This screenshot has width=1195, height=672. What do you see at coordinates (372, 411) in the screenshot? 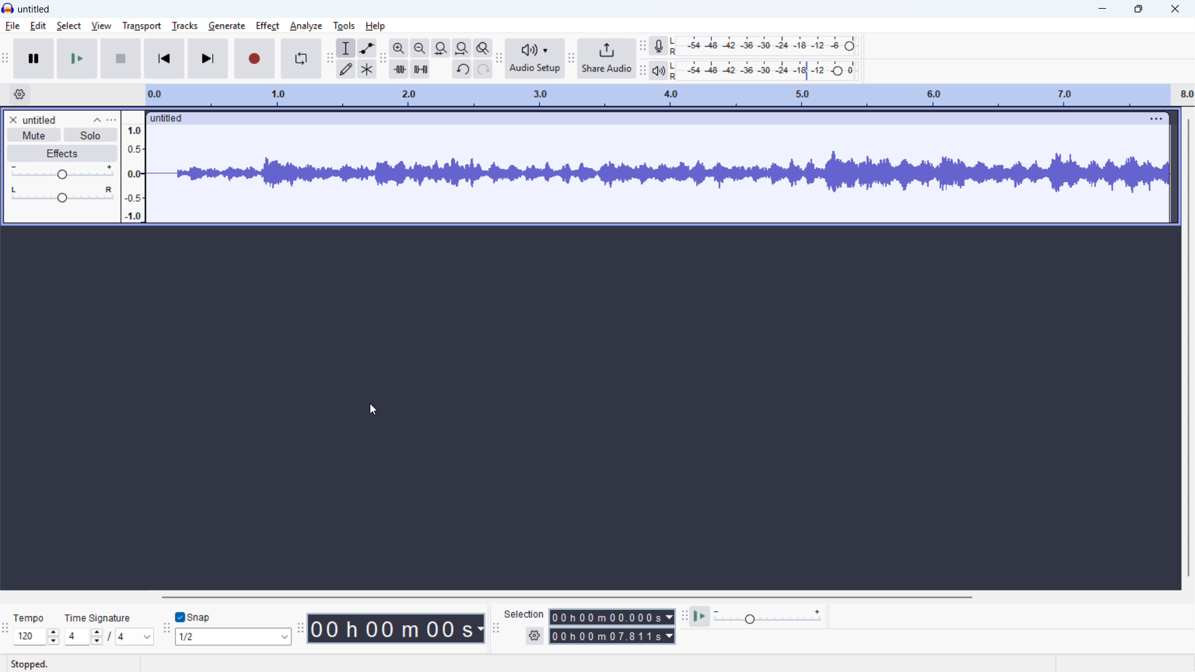
I see `cursor` at bounding box center [372, 411].